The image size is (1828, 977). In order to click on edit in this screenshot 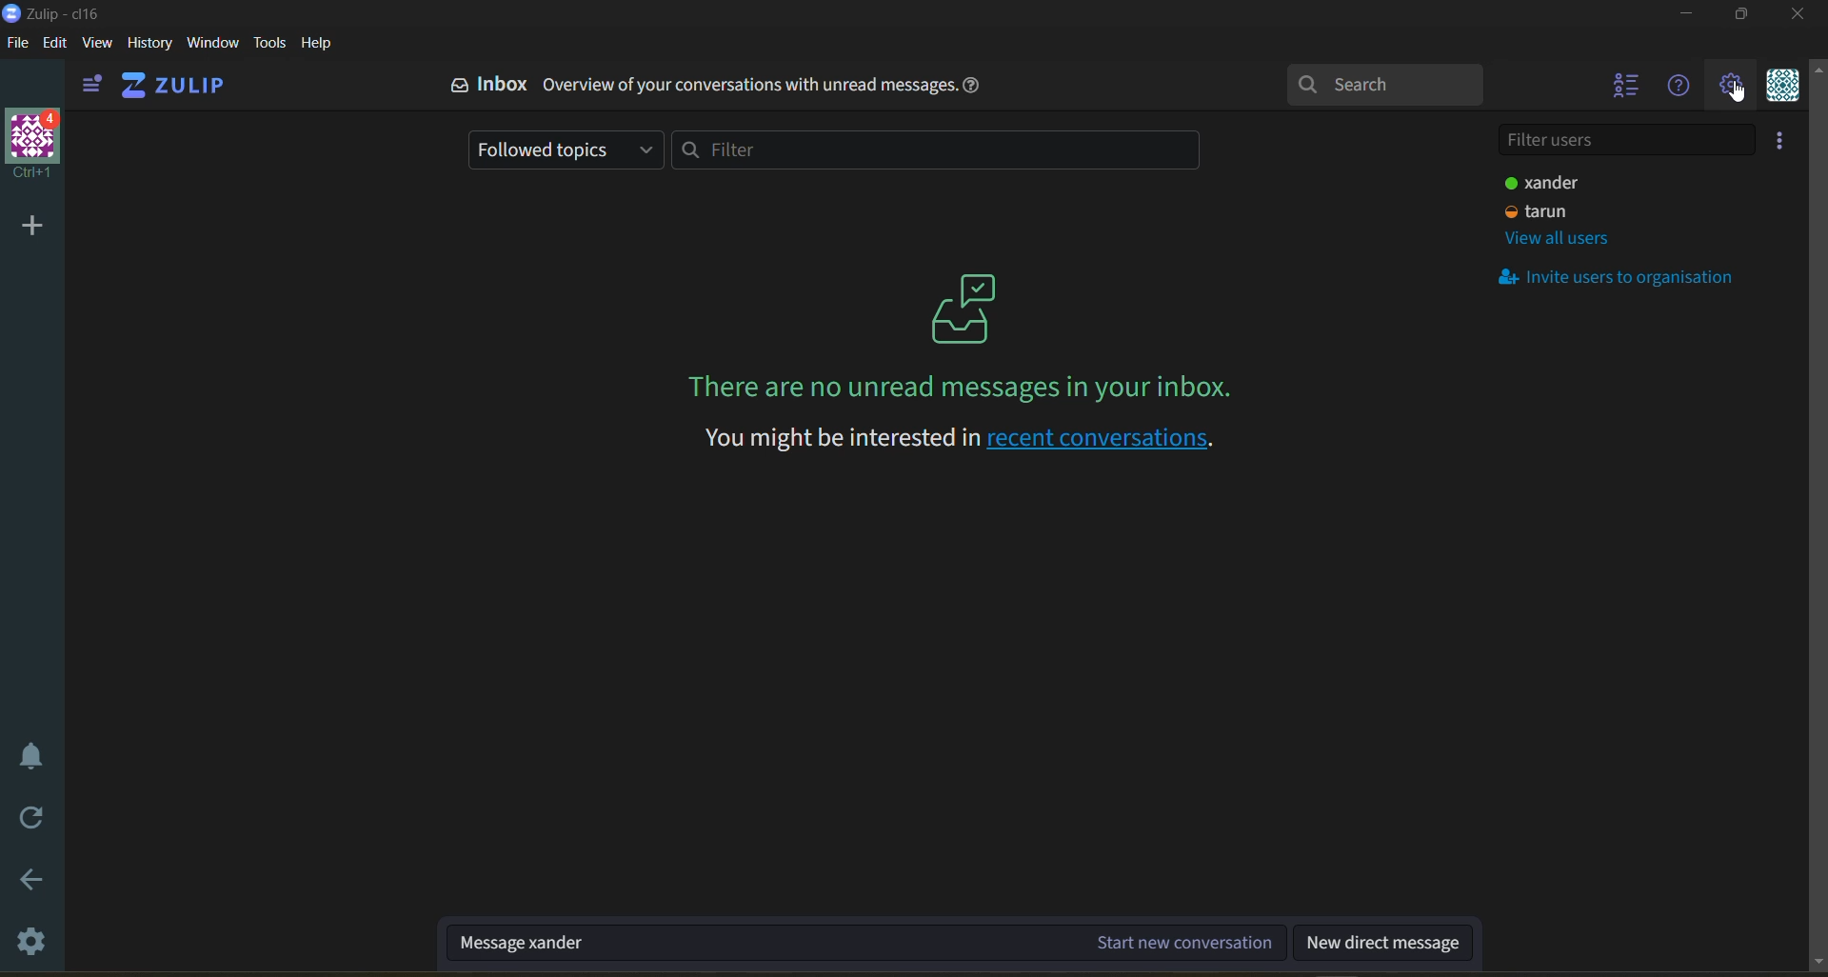, I will do `click(54, 44)`.